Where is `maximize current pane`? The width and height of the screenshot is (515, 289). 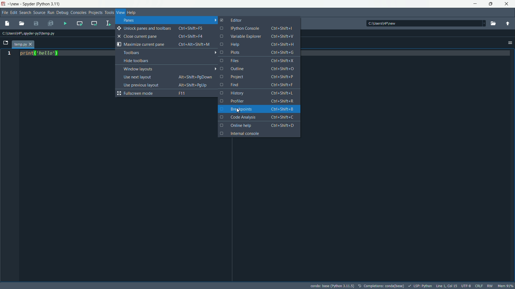 maximize current pane is located at coordinates (165, 45).